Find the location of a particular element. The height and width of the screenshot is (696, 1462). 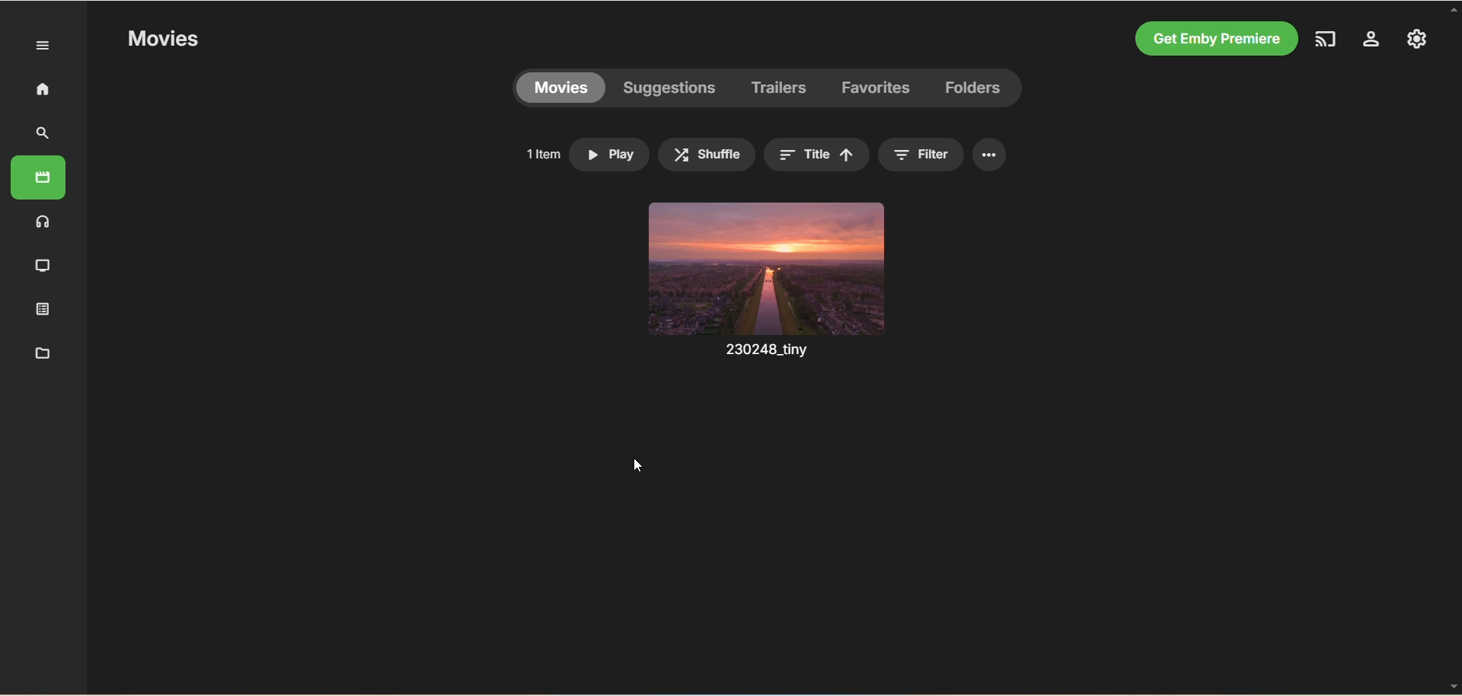

vertical scroll bar is located at coordinates (1453, 346).